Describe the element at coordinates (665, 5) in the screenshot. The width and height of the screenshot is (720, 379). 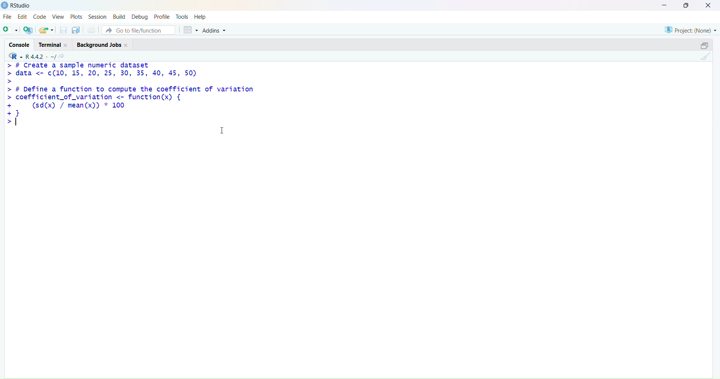
I see `minimise` at that location.